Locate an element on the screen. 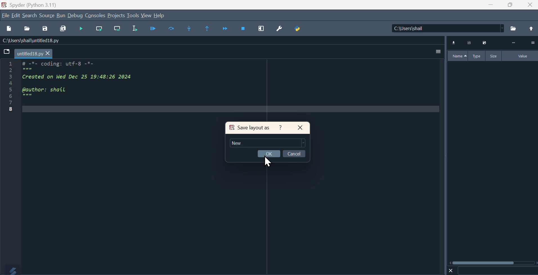 The image size is (538, 275). Debug is located at coordinates (75, 15).